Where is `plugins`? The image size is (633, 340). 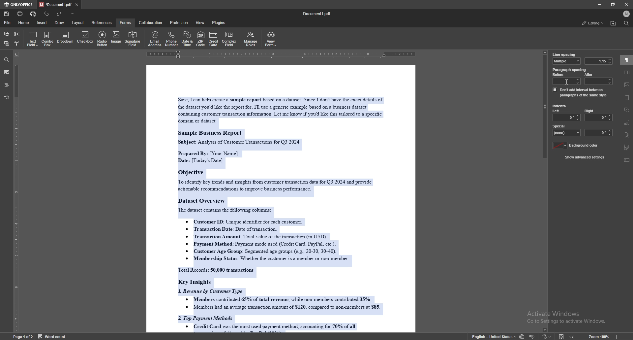
plugins is located at coordinates (220, 22).